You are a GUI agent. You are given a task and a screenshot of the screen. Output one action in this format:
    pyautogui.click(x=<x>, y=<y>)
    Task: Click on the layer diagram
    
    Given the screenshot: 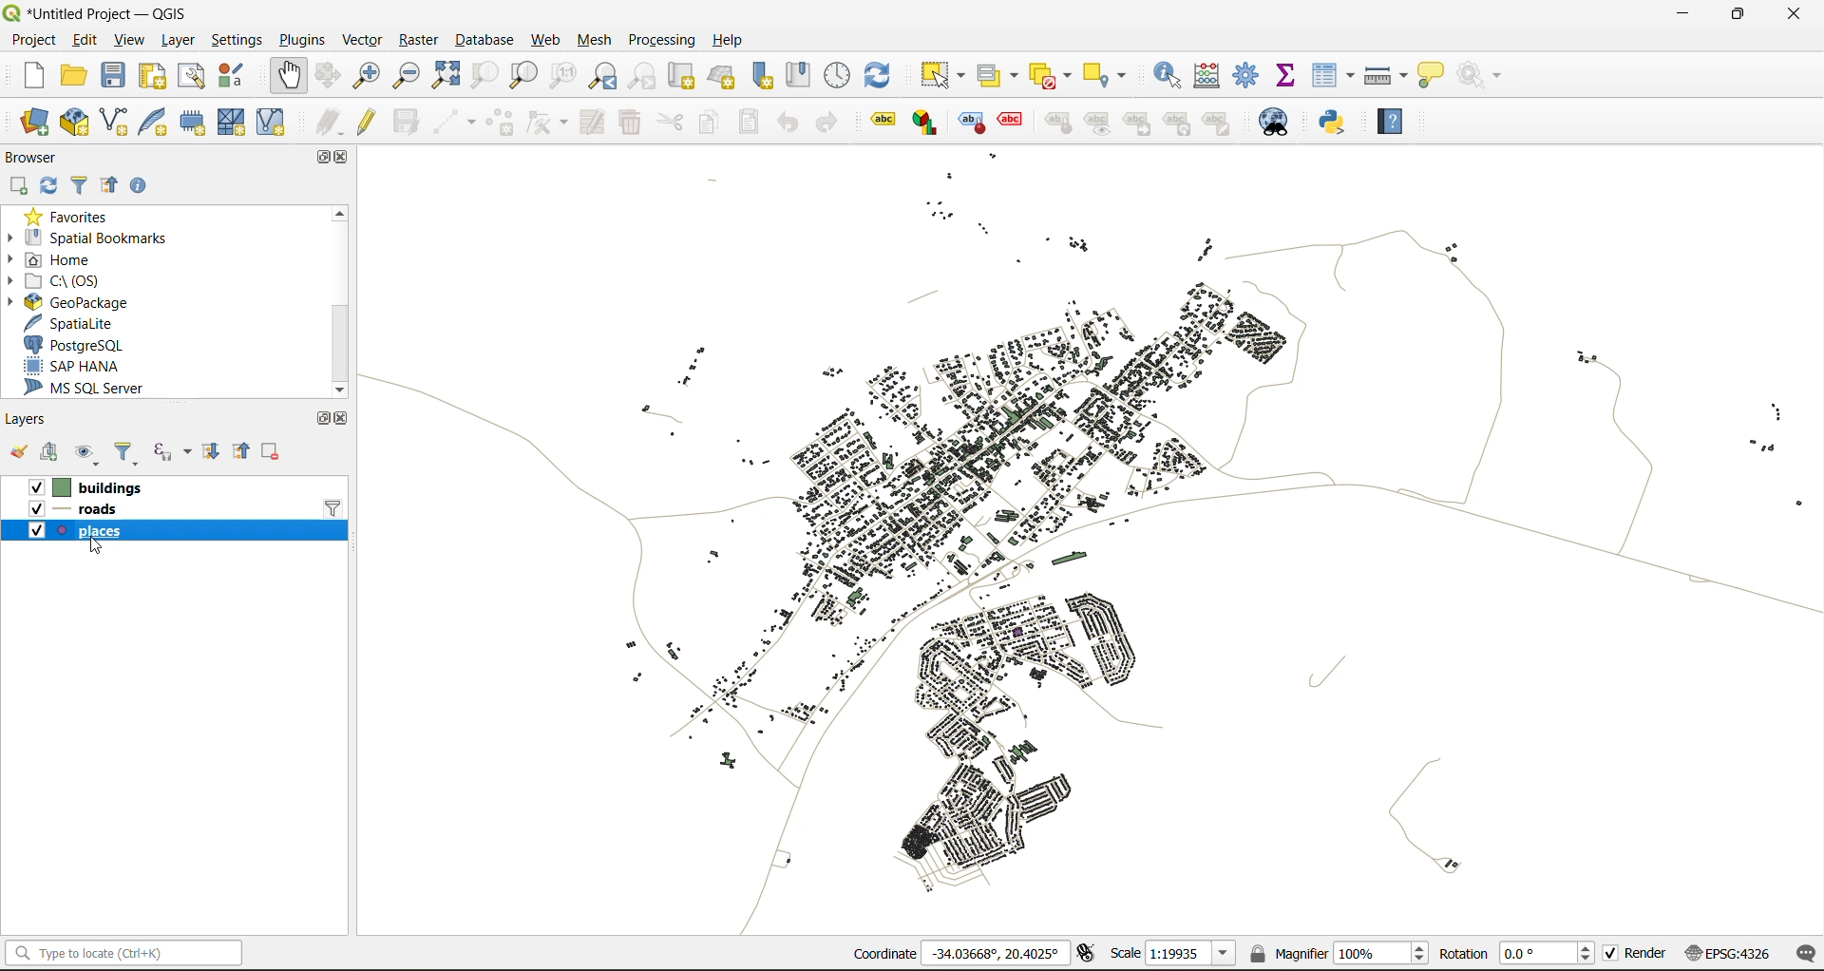 What is the action you would take?
    pyautogui.click(x=923, y=123)
    